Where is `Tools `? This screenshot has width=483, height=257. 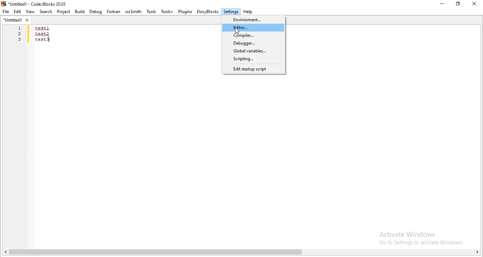 Tools  is located at coordinates (151, 12).